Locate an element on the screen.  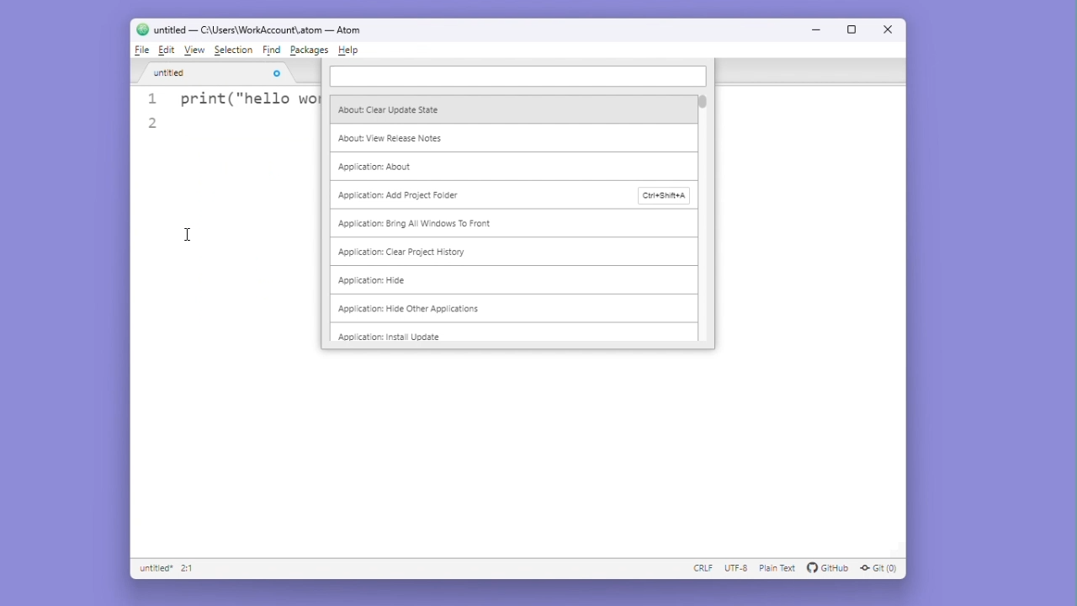
git (0) is located at coordinates (881, 570).